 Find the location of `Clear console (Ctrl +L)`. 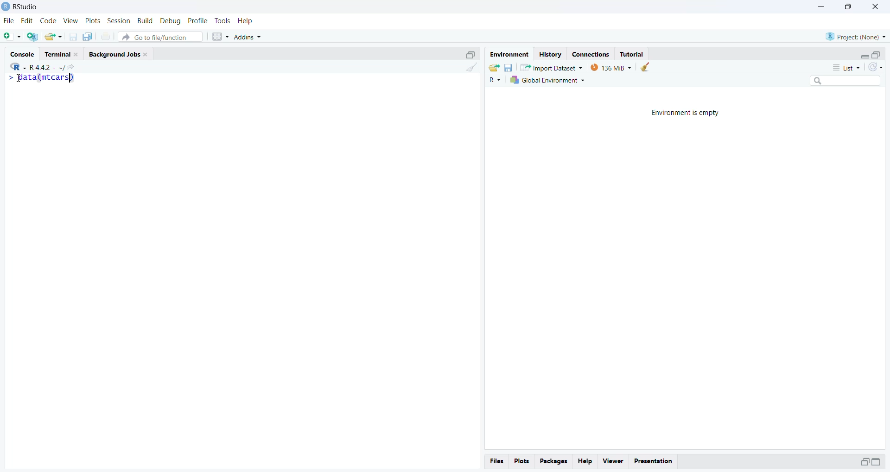

Clear console (Ctrl +L) is located at coordinates (645, 67).